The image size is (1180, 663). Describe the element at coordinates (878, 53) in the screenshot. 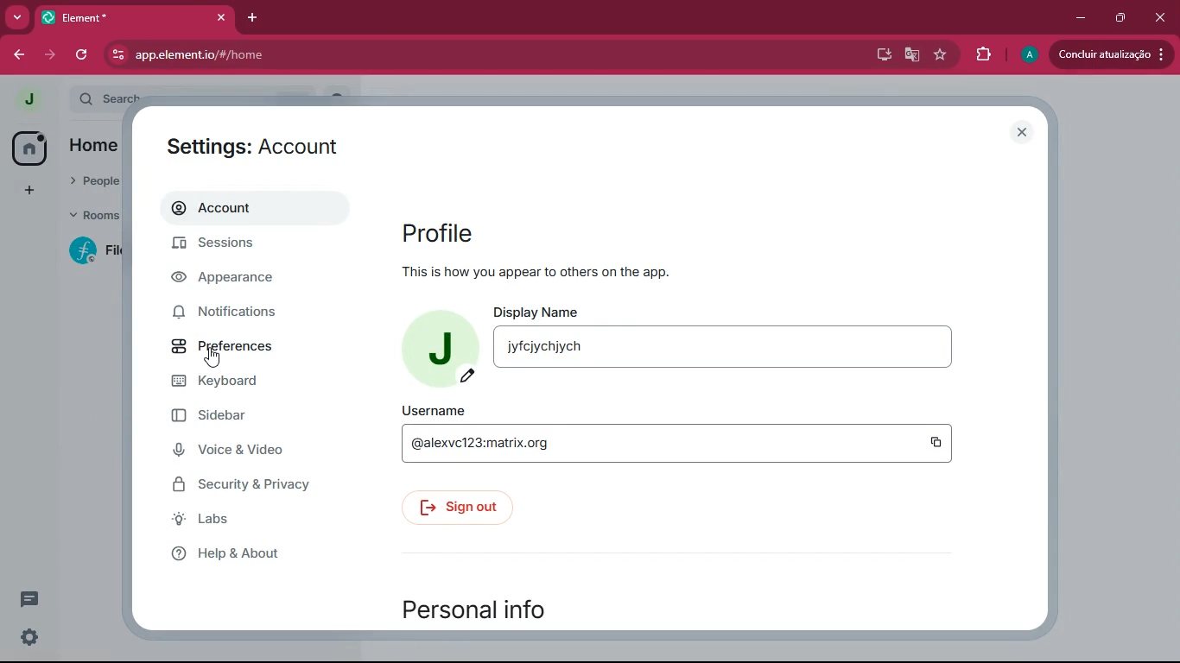

I see `install app` at that location.